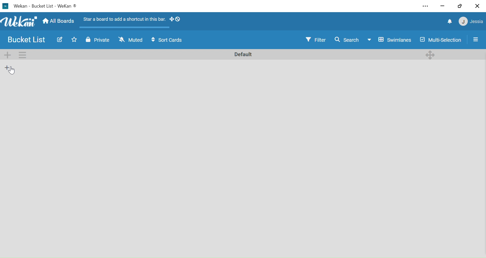 The height and width of the screenshot is (258, 486). Describe the element at coordinates (389, 40) in the screenshot. I see `Board view` at that location.